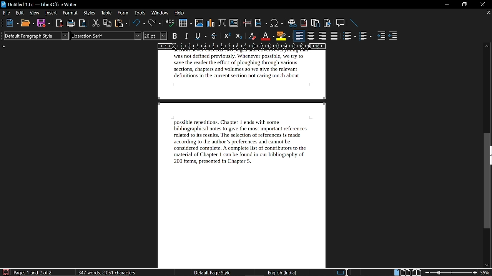 The width and height of the screenshot is (492, 276). Describe the element at coordinates (6, 13) in the screenshot. I see `file` at that location.